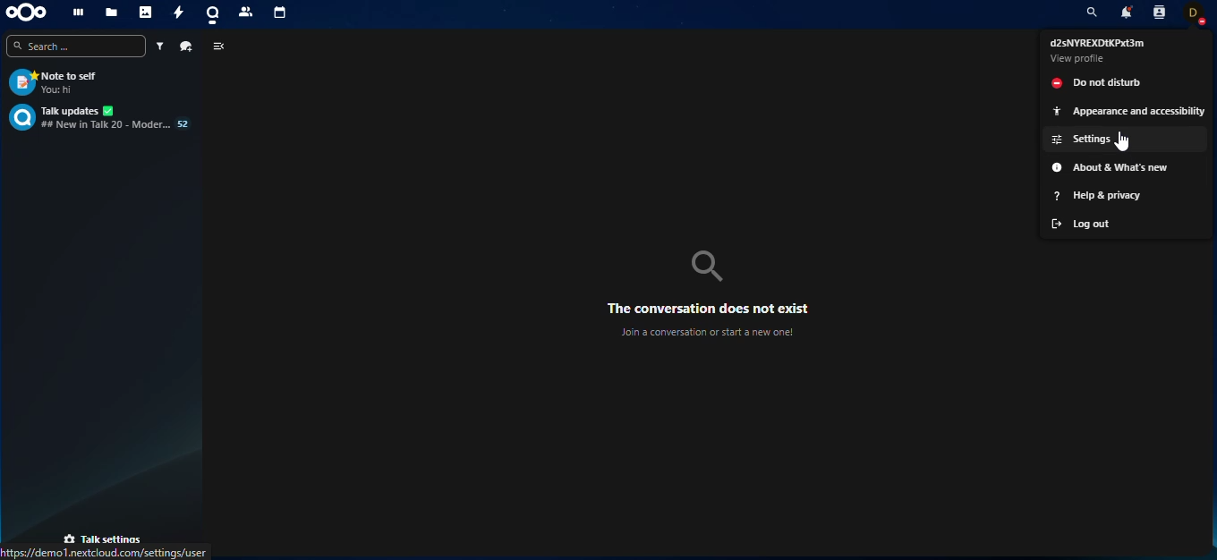 The width and height of the screenshot is (1217, 560). Describe the element at coordinates (186, 47) in the screenshot. I see `new chat` at that location.